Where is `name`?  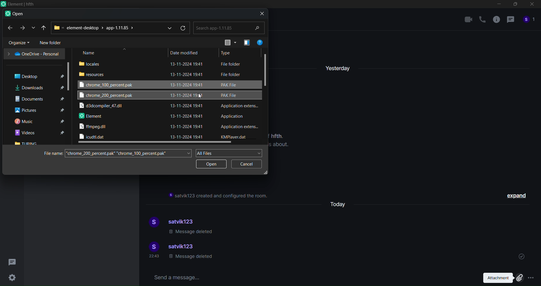
name is located at coordinates (90, 53).